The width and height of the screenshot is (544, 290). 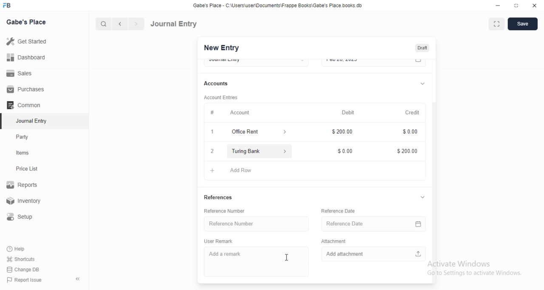 I want to click on $200.00, so click(x=341, y=132).